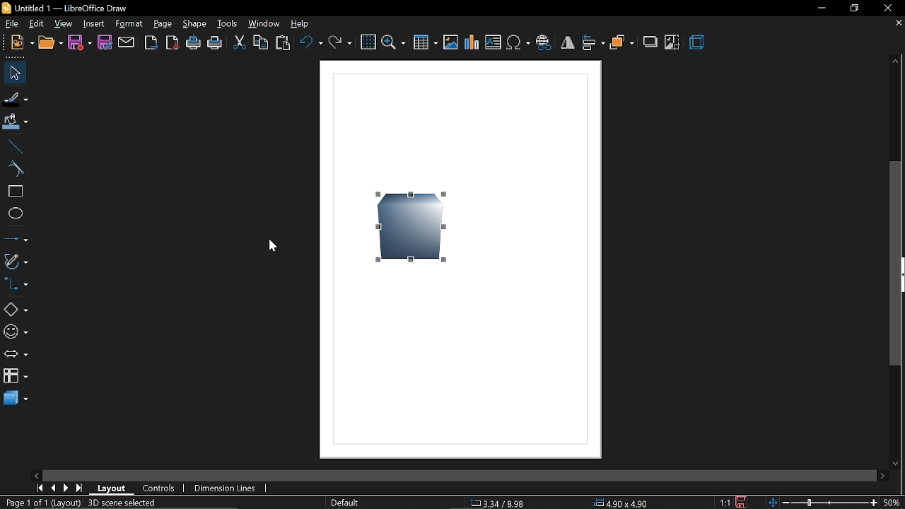 This screenshot has width=905, height=509. Describe the element at coordinates (284, 44) in the screenshot. I see `paste` at that location.